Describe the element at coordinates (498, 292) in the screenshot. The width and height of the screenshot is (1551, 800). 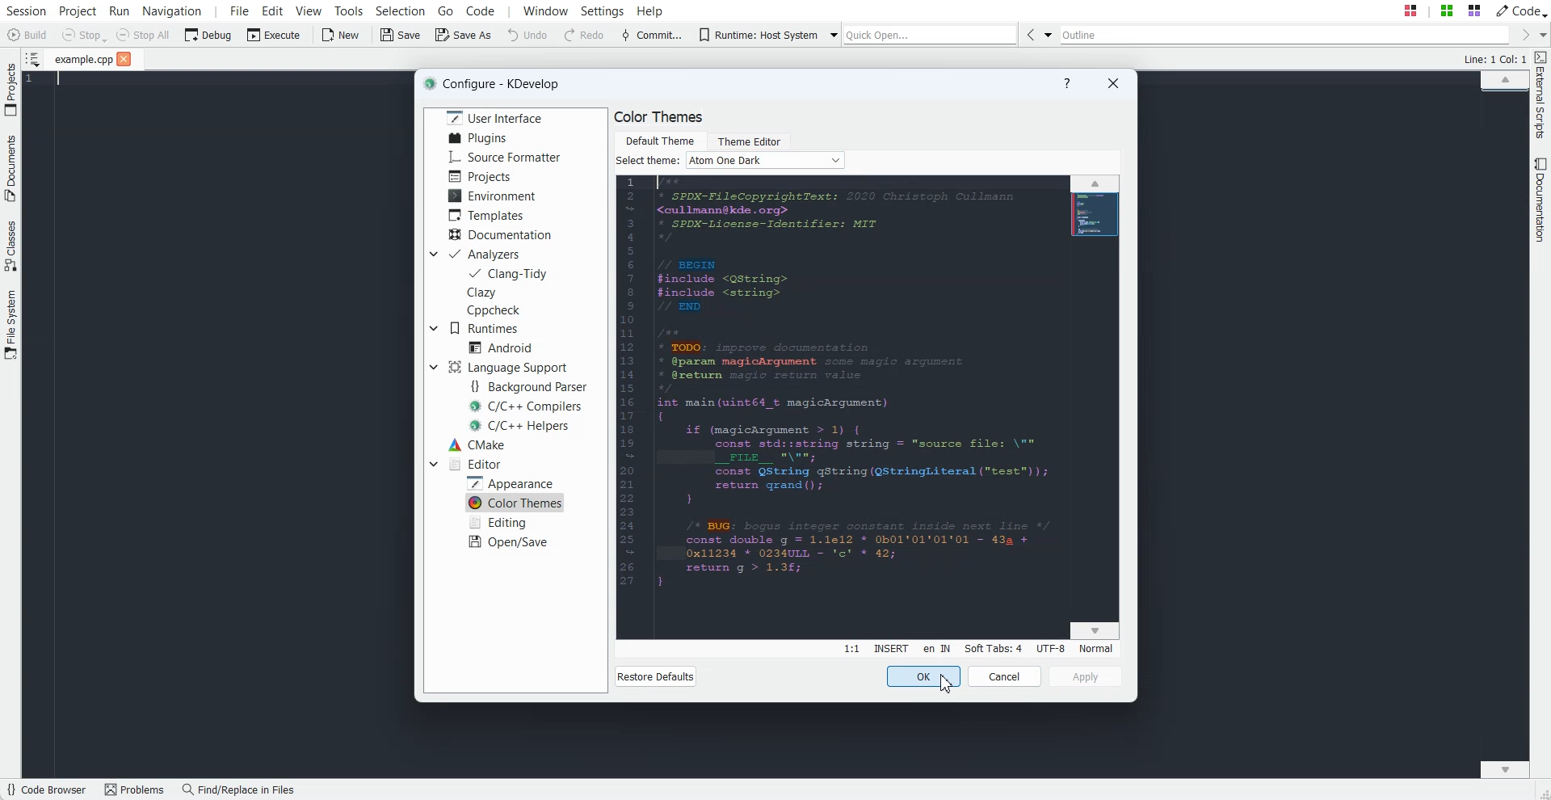
I see `Clazy` at that location.